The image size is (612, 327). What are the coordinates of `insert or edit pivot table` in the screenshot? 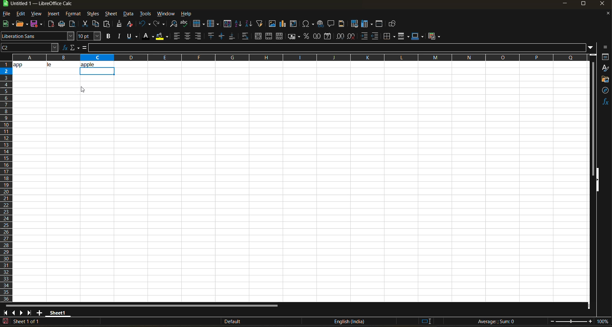 It's located at (294, 24).